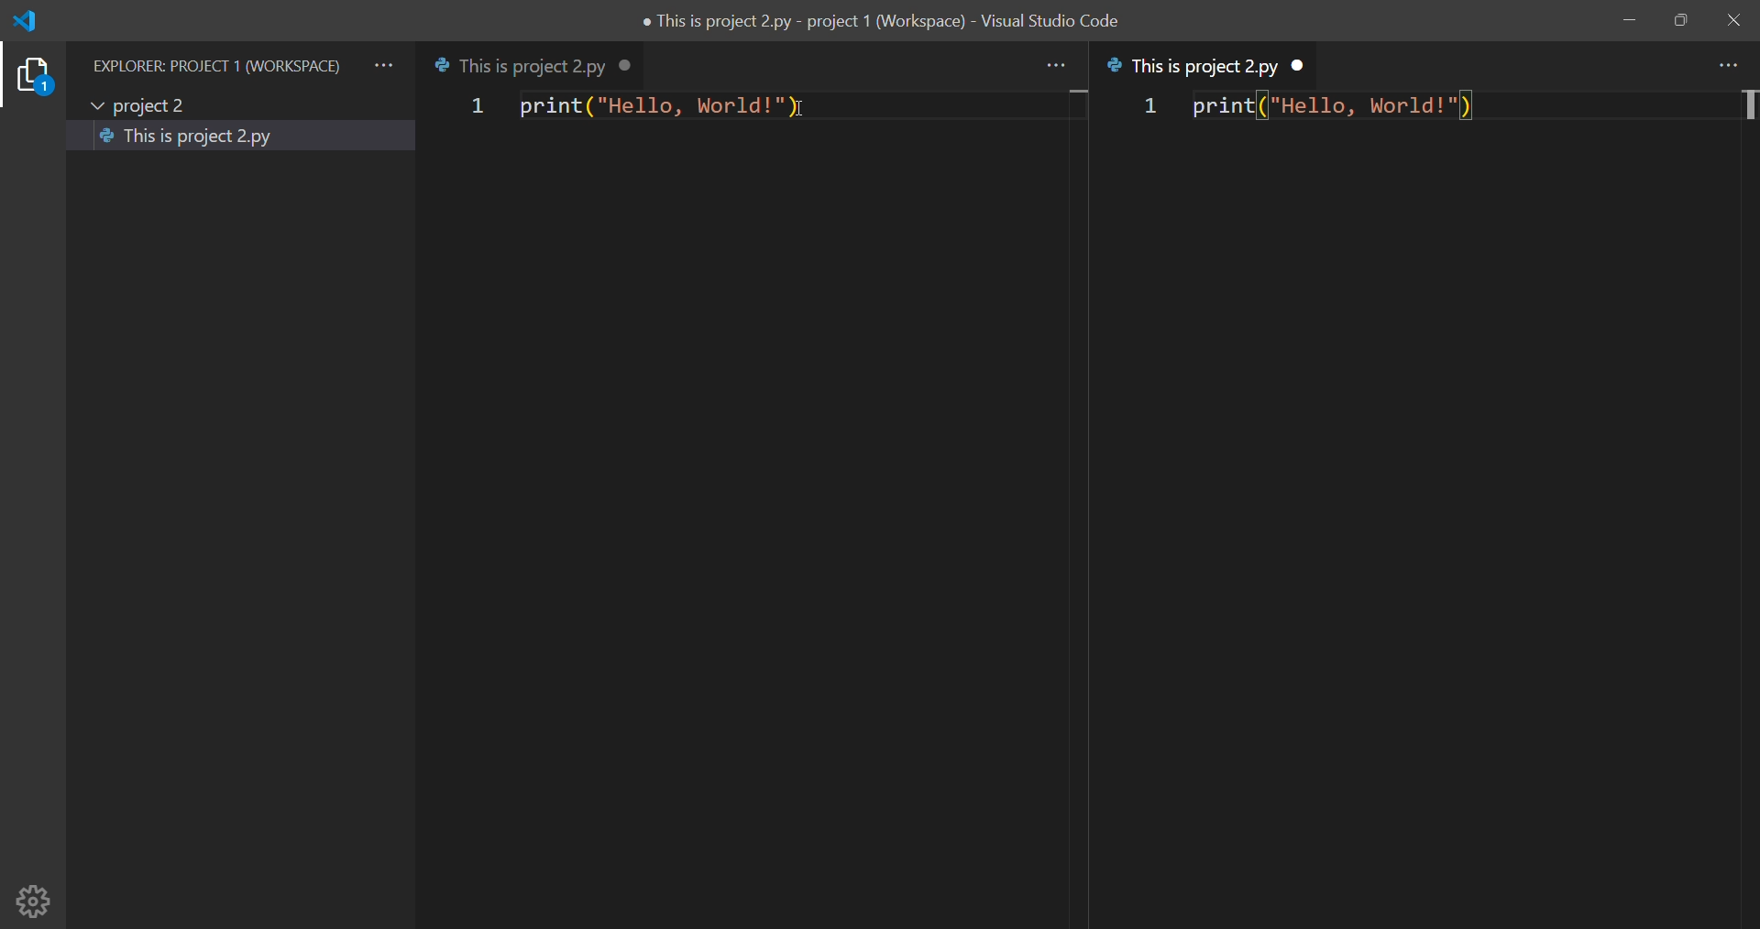 The width and height of the screenshot is (1760, 929). What do you see at coordinates (187, 138) in the screenshot?
I see `This is project 2.py` at bounding box center [187, 138].